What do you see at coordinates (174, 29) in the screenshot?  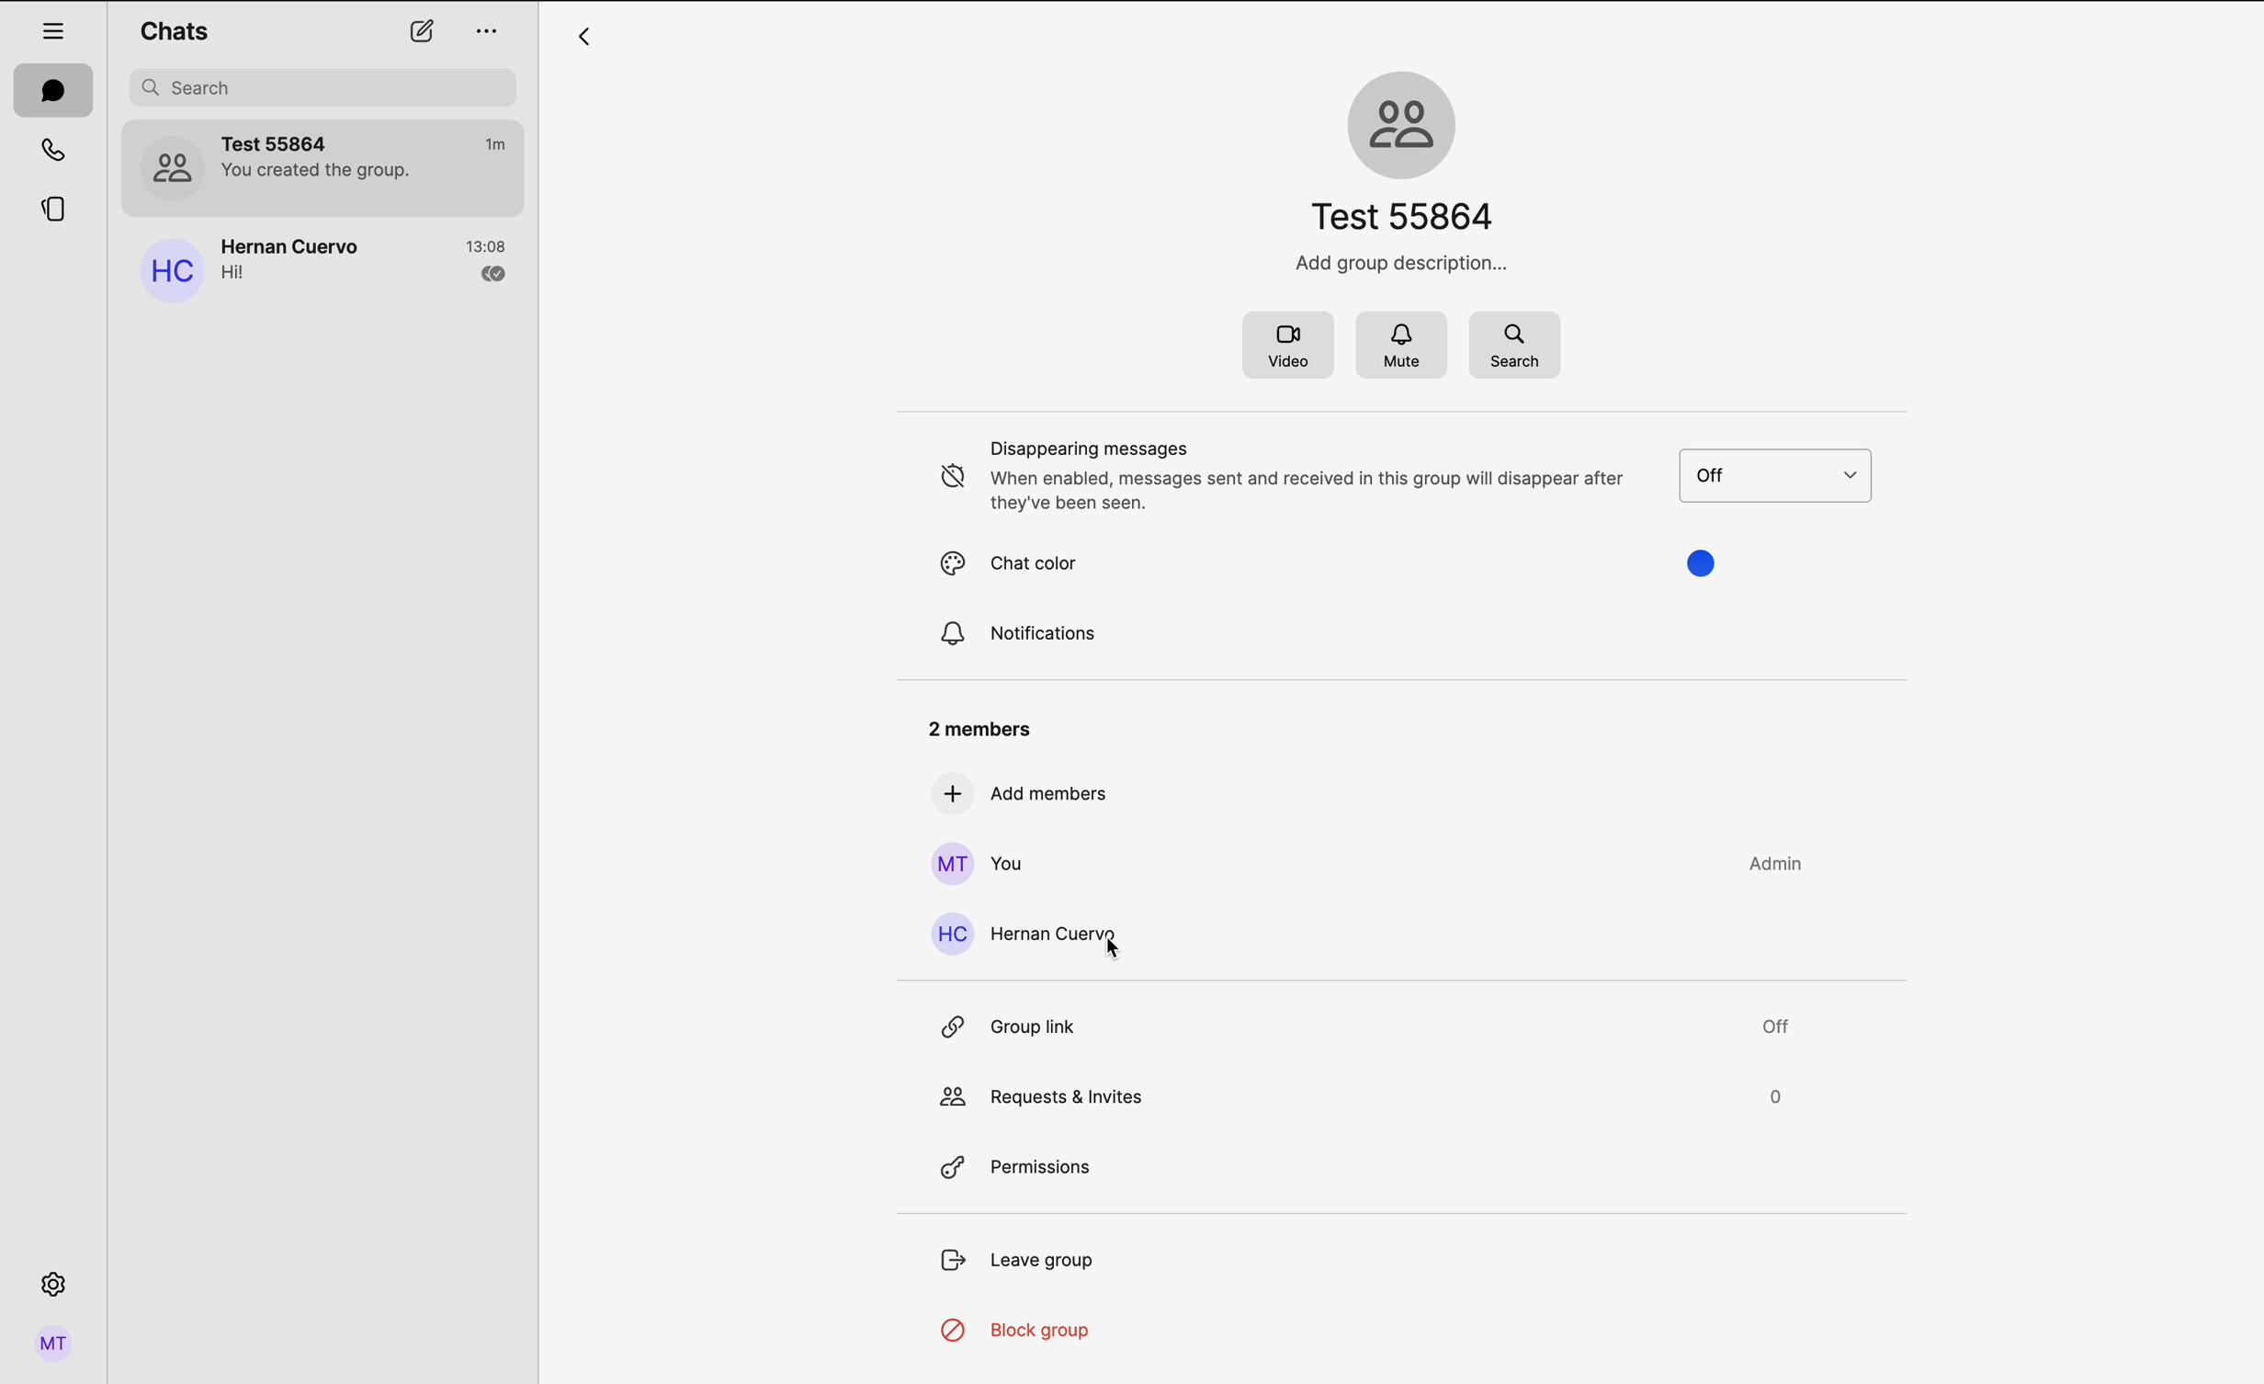 I see `chats` at bounding box center [174, 29].